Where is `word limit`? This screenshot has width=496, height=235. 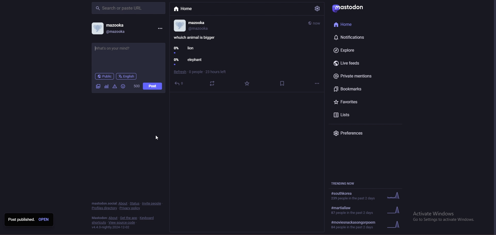 word limit is located at coordinates (136, 86).